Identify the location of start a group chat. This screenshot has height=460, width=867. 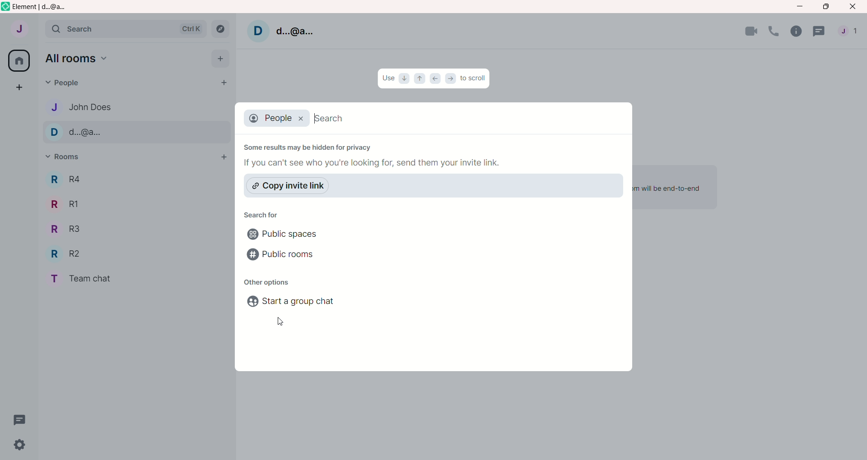
(293, 301).